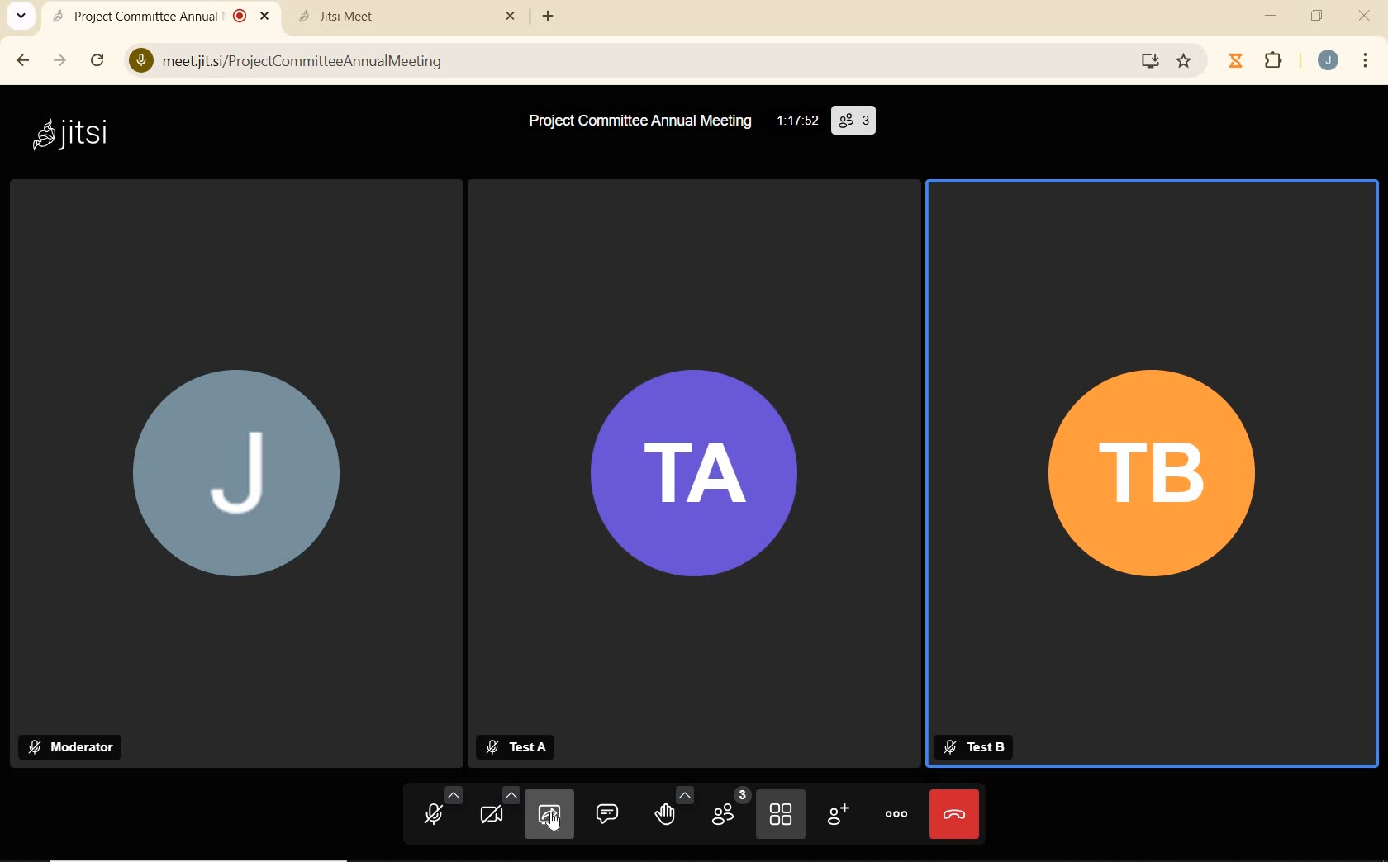  Describe the element at coordinates (1259, 62) in the screenshot. I see `EXTENSION` at that location.